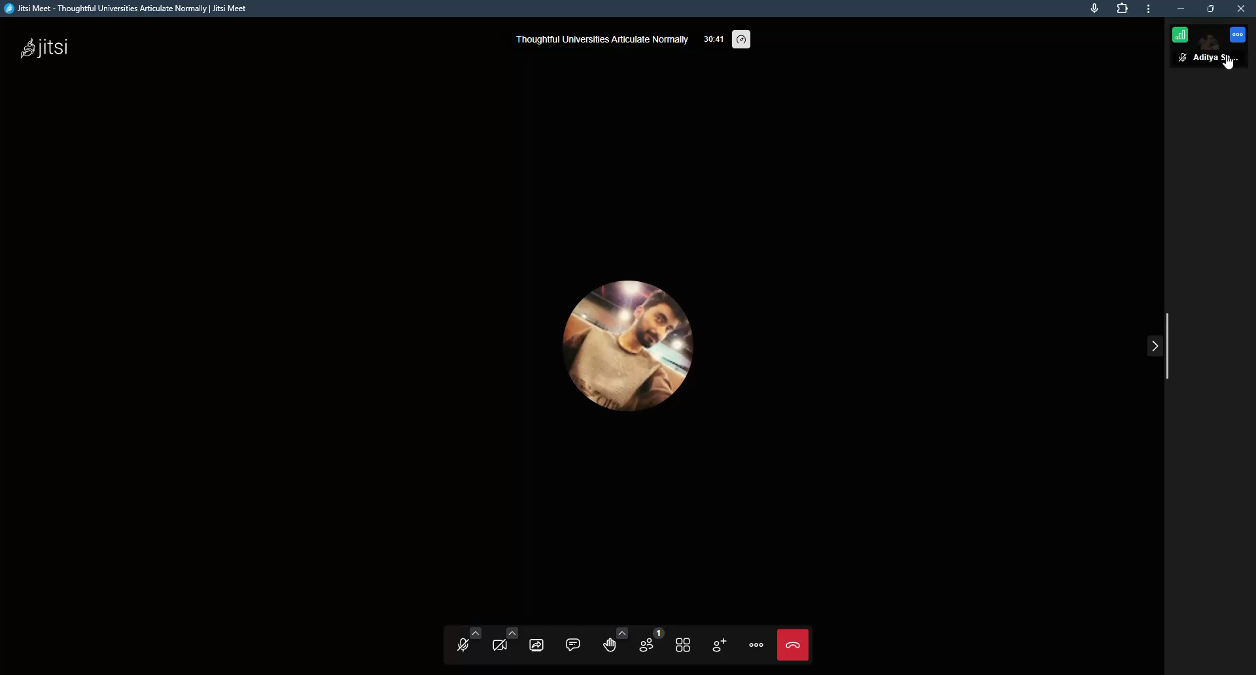  What do you see at coordinates (1212, 10) in the screenshot?
I see `maximize` at bounding box center [1212, 10].